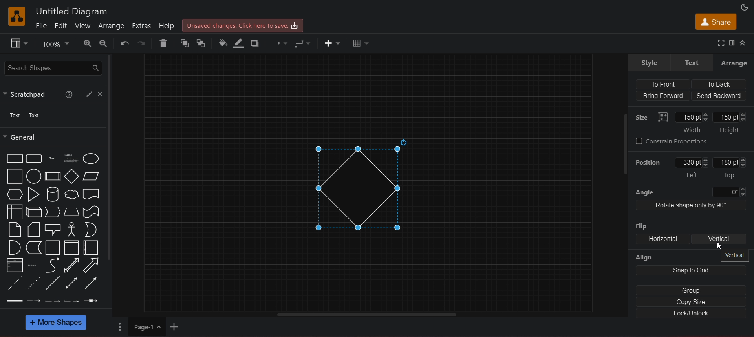 The height and width of the screenshot is (337, 754). I want to click on zoom in, so click(86, 43).